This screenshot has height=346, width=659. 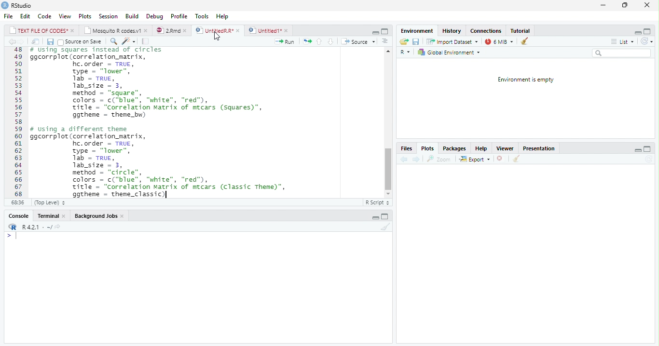 I want to click on Environment is empty, so click(x=525, y=80).